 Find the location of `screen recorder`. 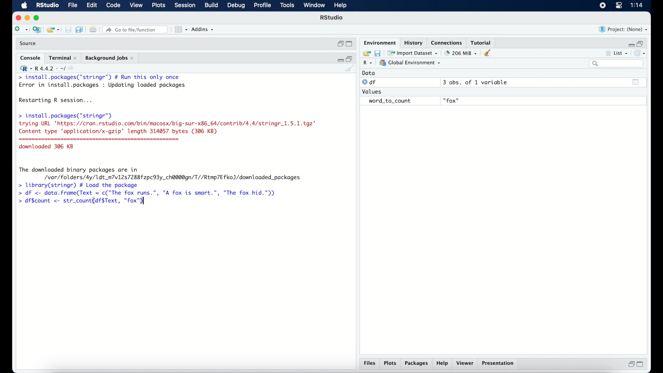

screen recorder is located at coordinates (603, 6).